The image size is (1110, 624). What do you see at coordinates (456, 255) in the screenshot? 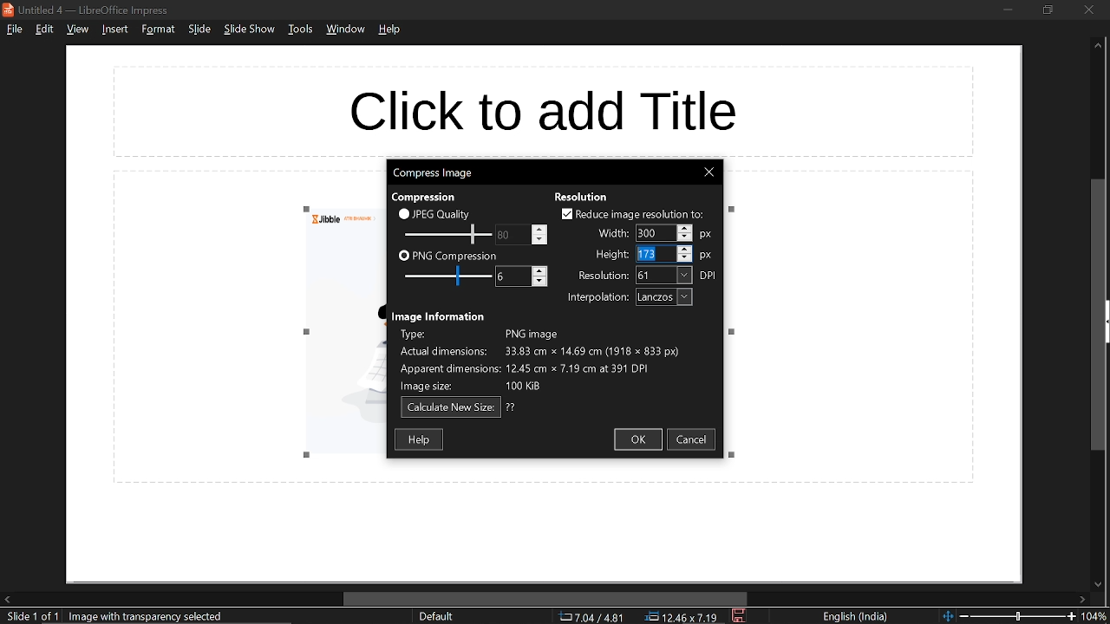
I see `PNG compression` at bounding box center [456, 255].